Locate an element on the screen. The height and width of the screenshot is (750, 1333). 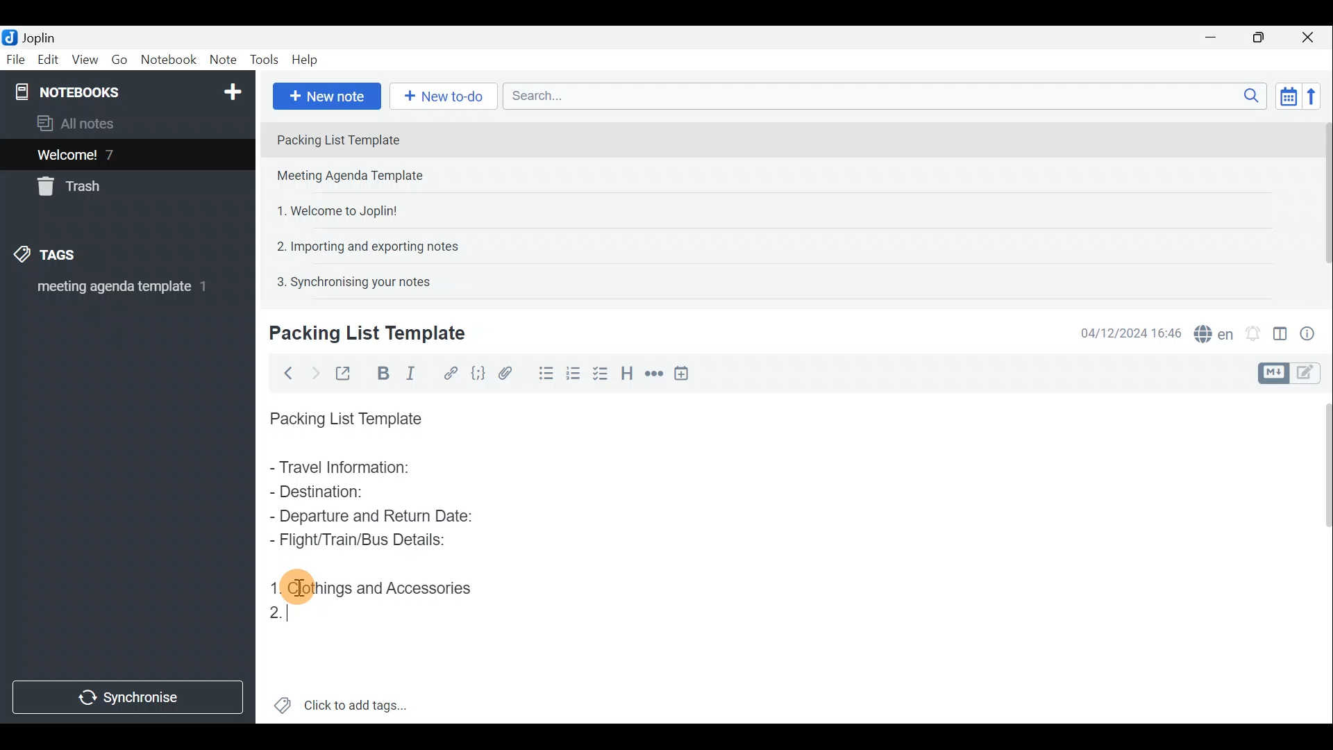
Attach file is located at coordinates (505, 372).